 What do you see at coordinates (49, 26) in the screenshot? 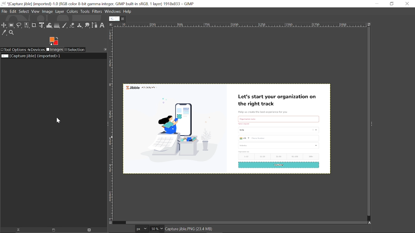
I see `Wrap text tool` at bounding box center [49, 26].